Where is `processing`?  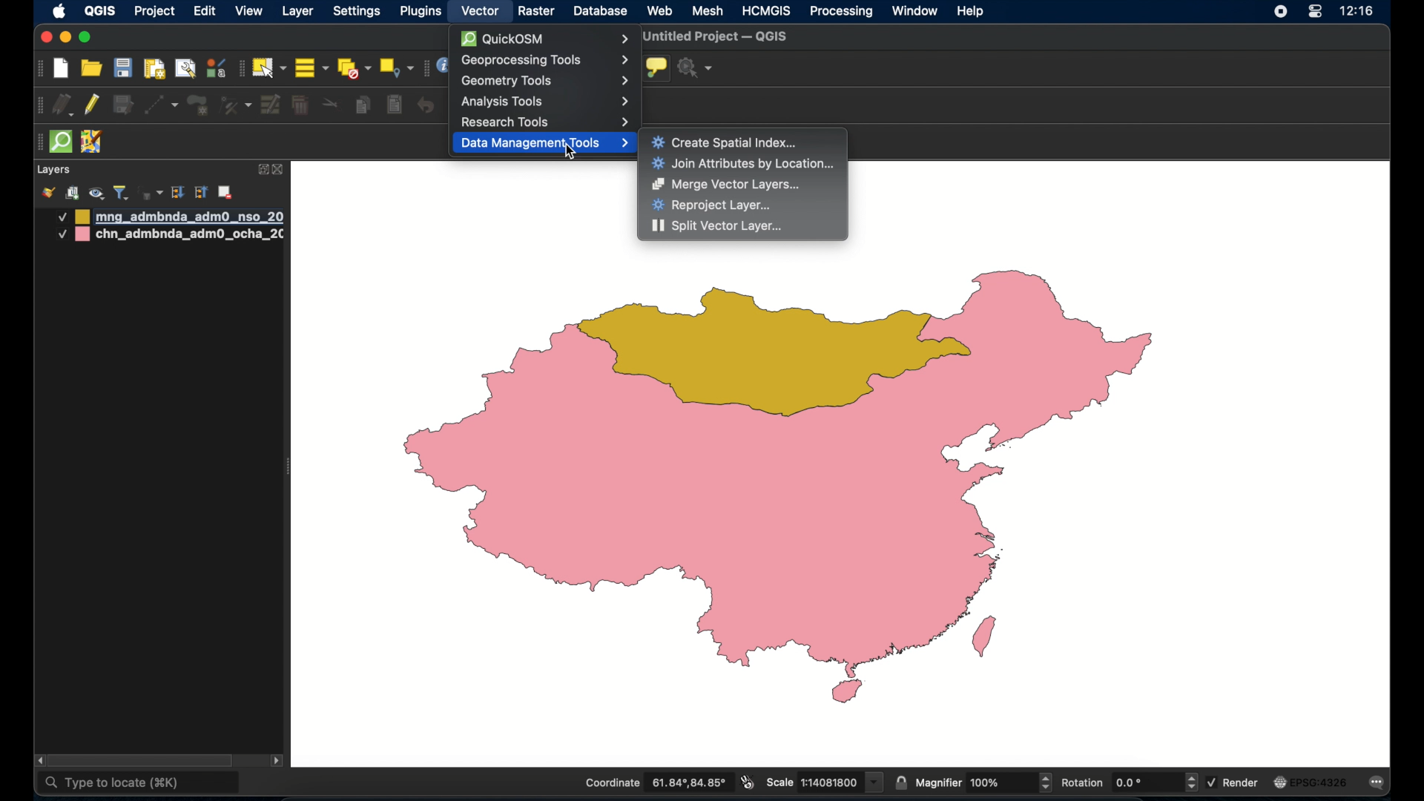
processing is located at coordinates (842, 13).